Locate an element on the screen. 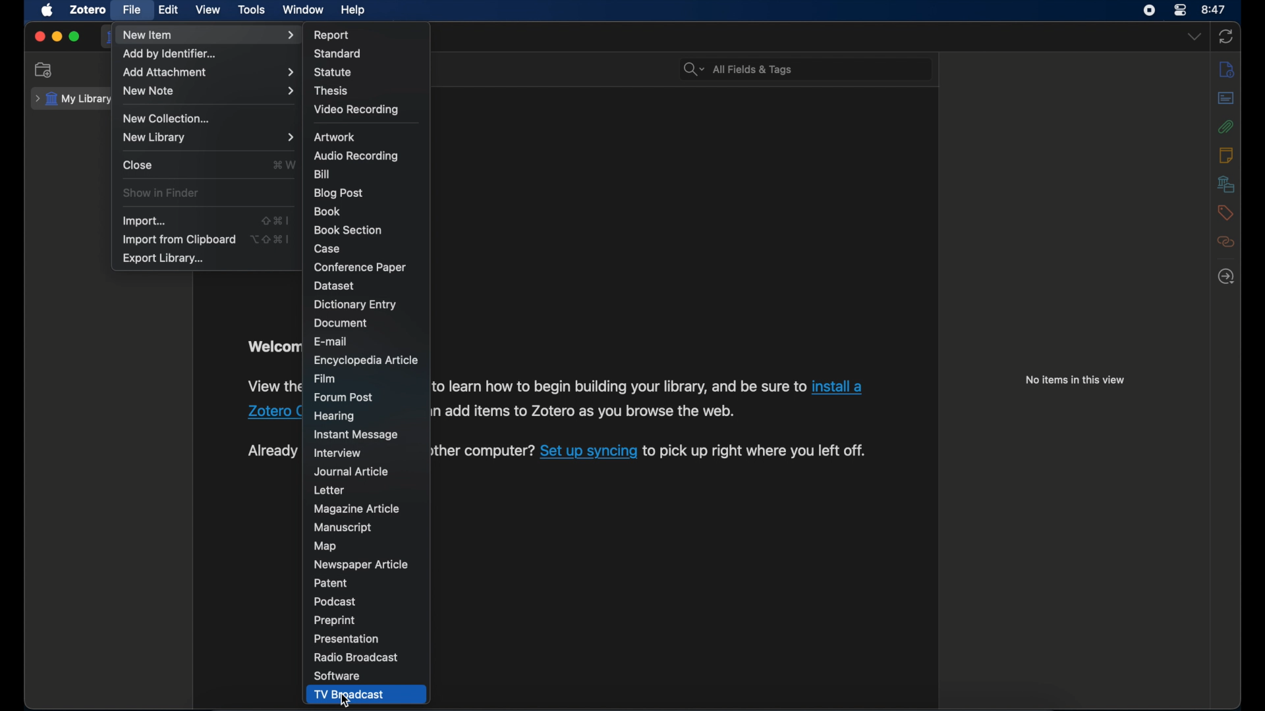 This screenshot has height=711, width=1265. Zotero connector link is located at coordinates (273, 411).